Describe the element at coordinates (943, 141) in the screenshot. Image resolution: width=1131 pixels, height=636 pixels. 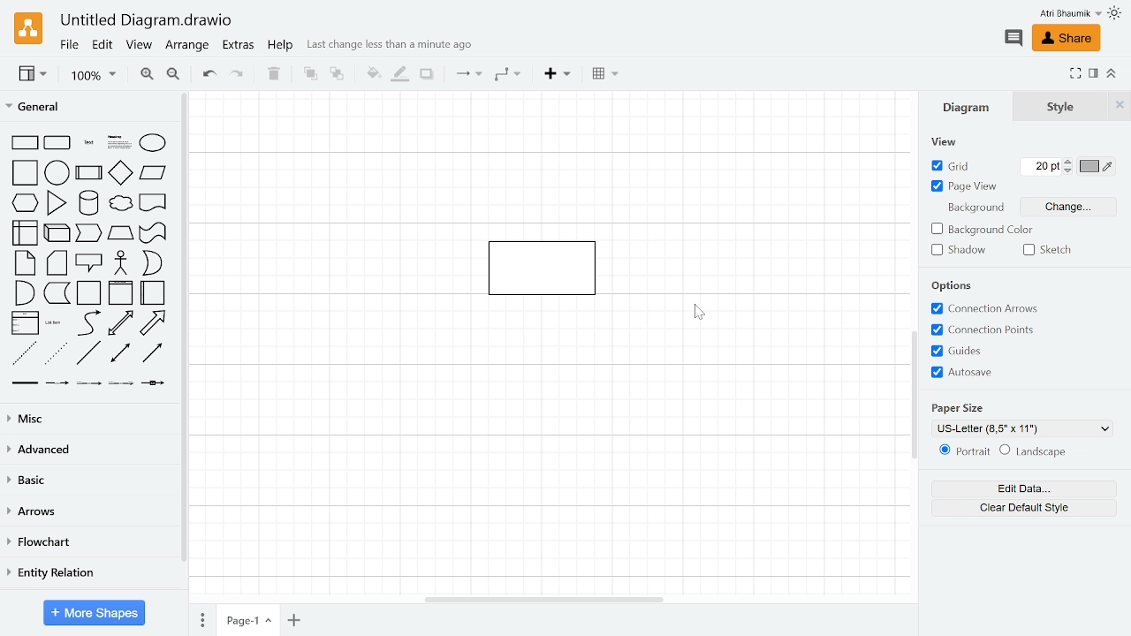
I see `view` at that location.